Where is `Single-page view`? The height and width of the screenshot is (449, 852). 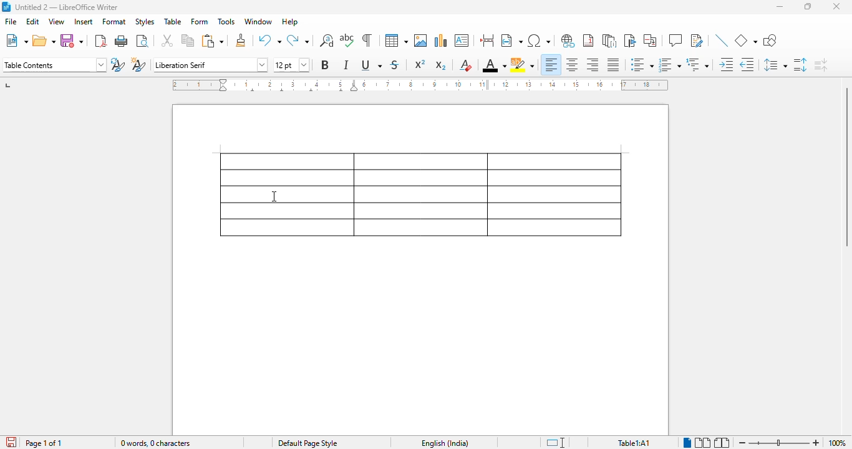 Single-page view is located at coordinates (687, 443).